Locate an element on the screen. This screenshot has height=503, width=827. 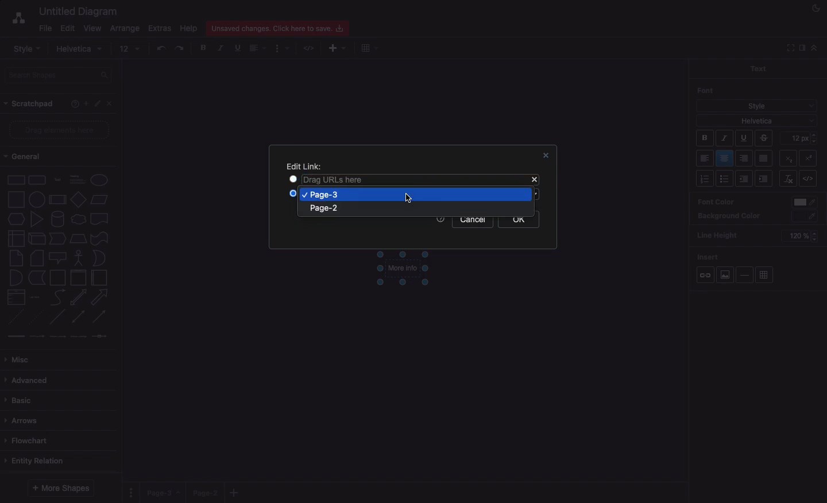
process is located at coordinates (57, 200).